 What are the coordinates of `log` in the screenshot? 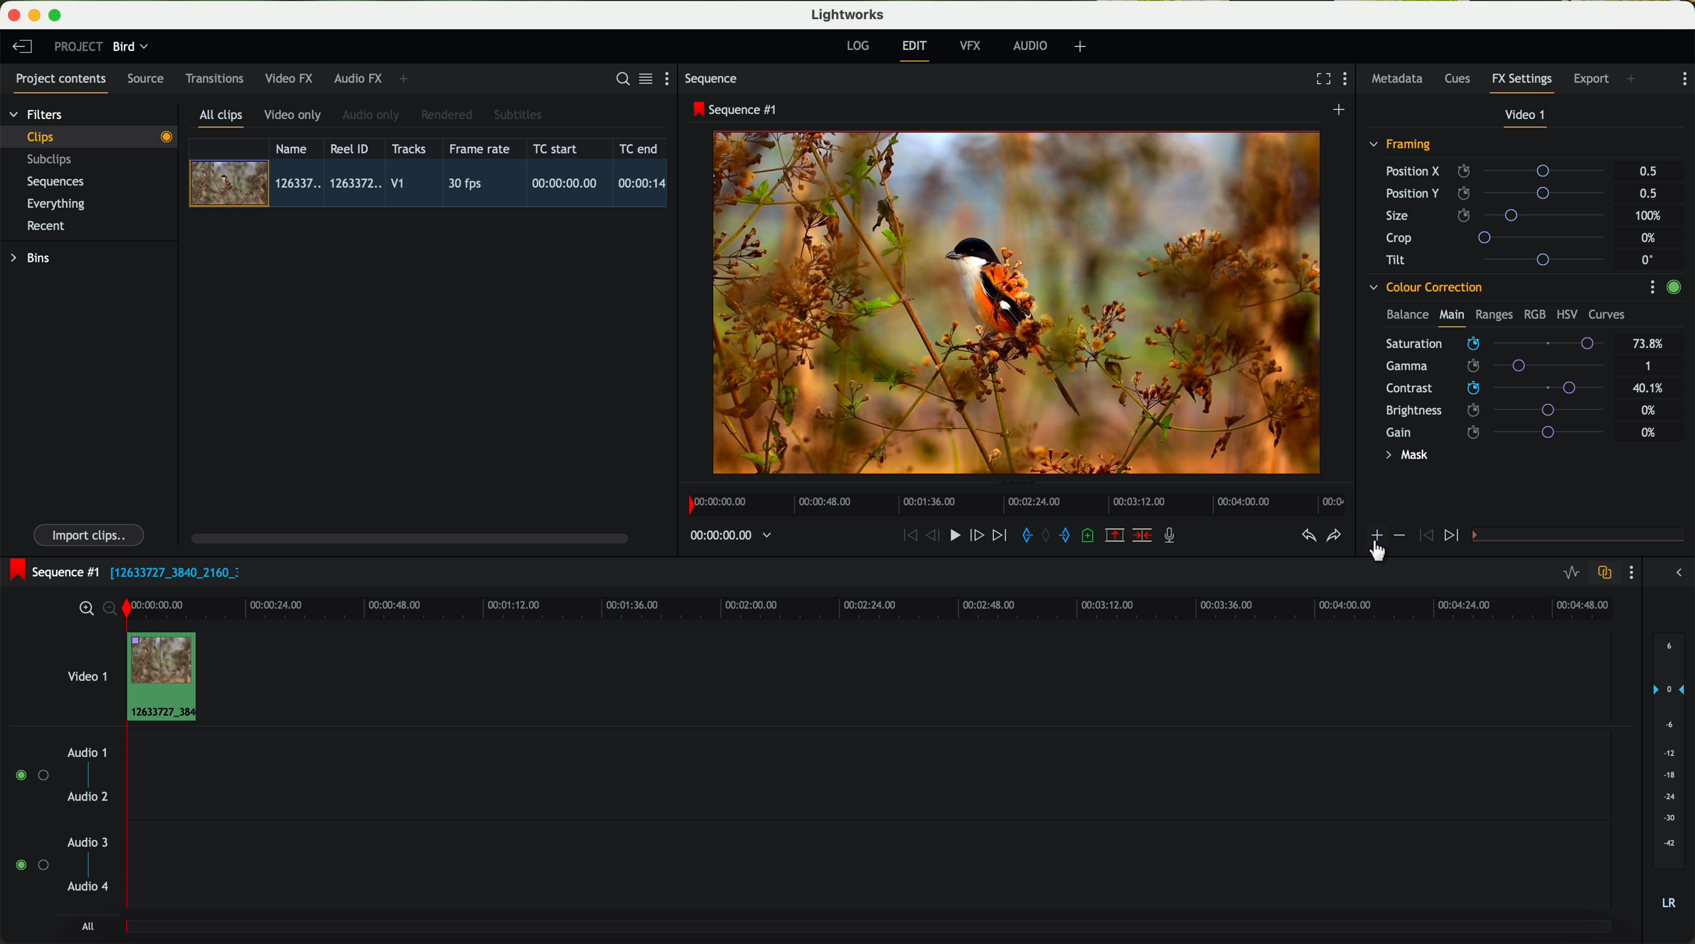 It's located at (857, 46).